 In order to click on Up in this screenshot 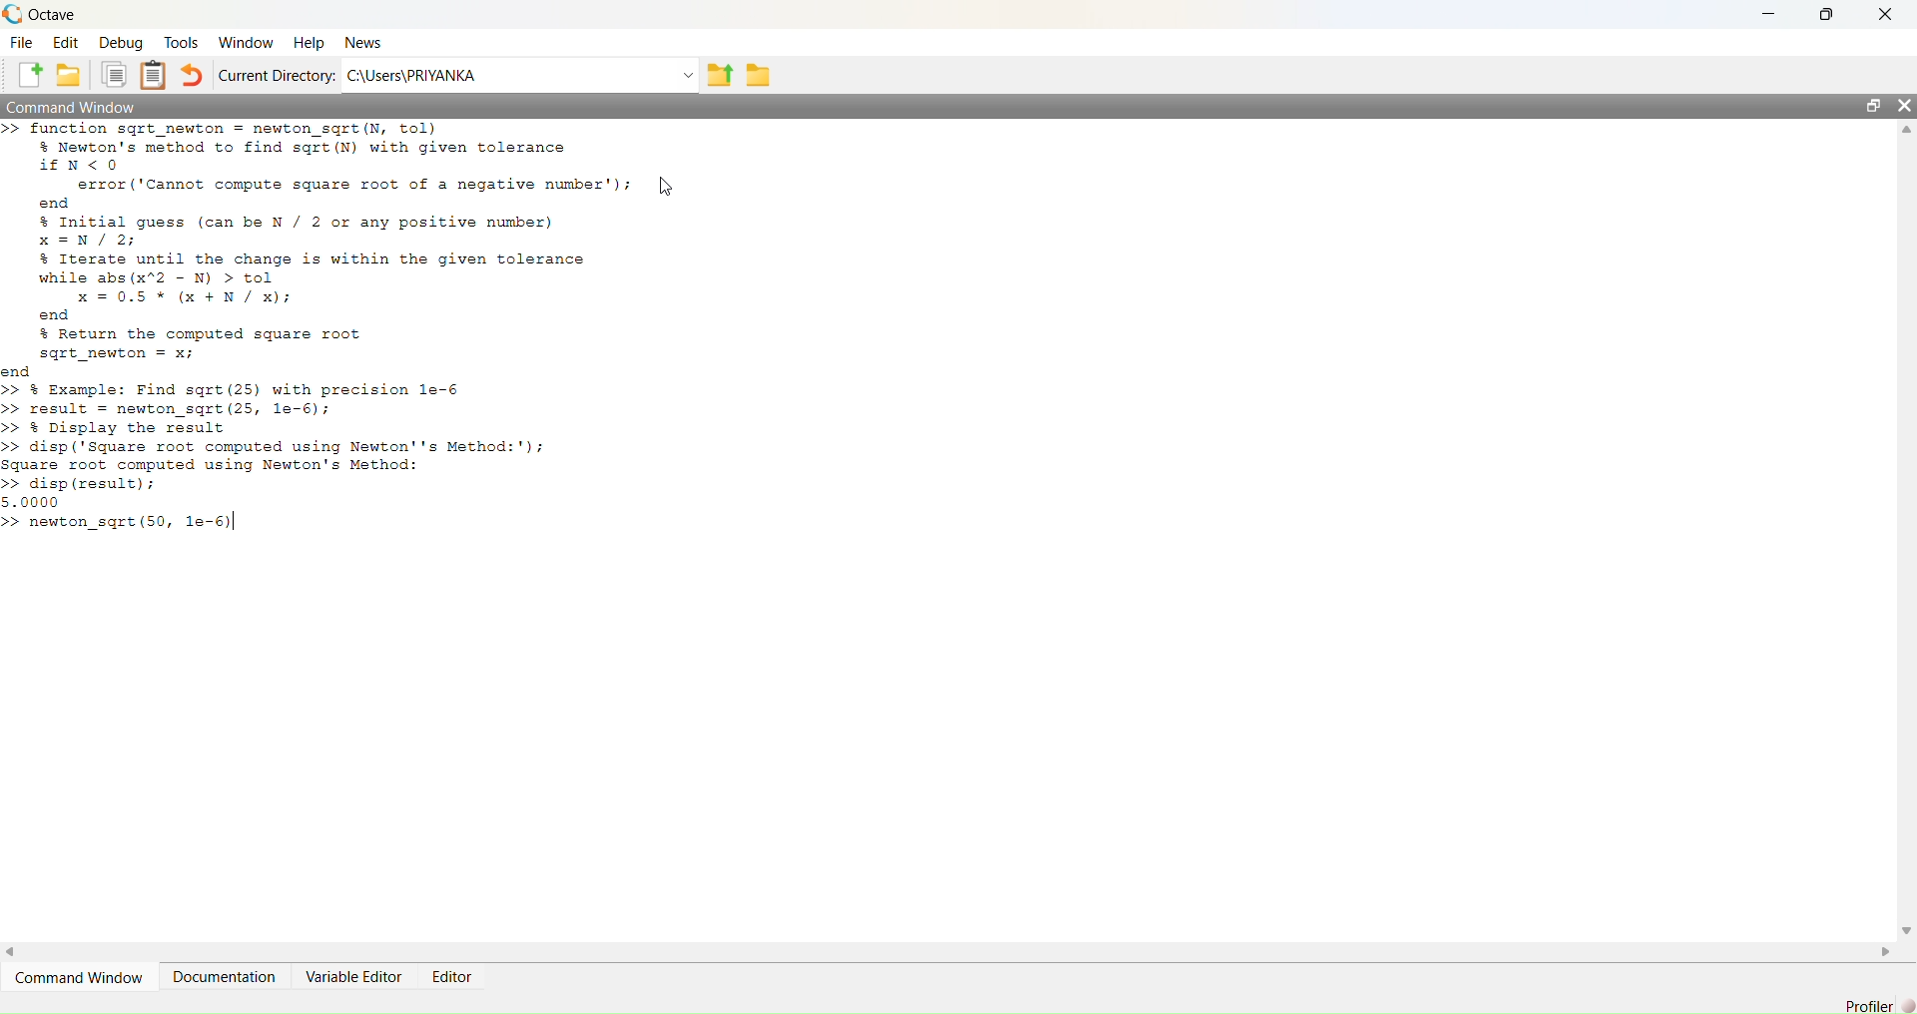, I will do `click(1904, 131)`.